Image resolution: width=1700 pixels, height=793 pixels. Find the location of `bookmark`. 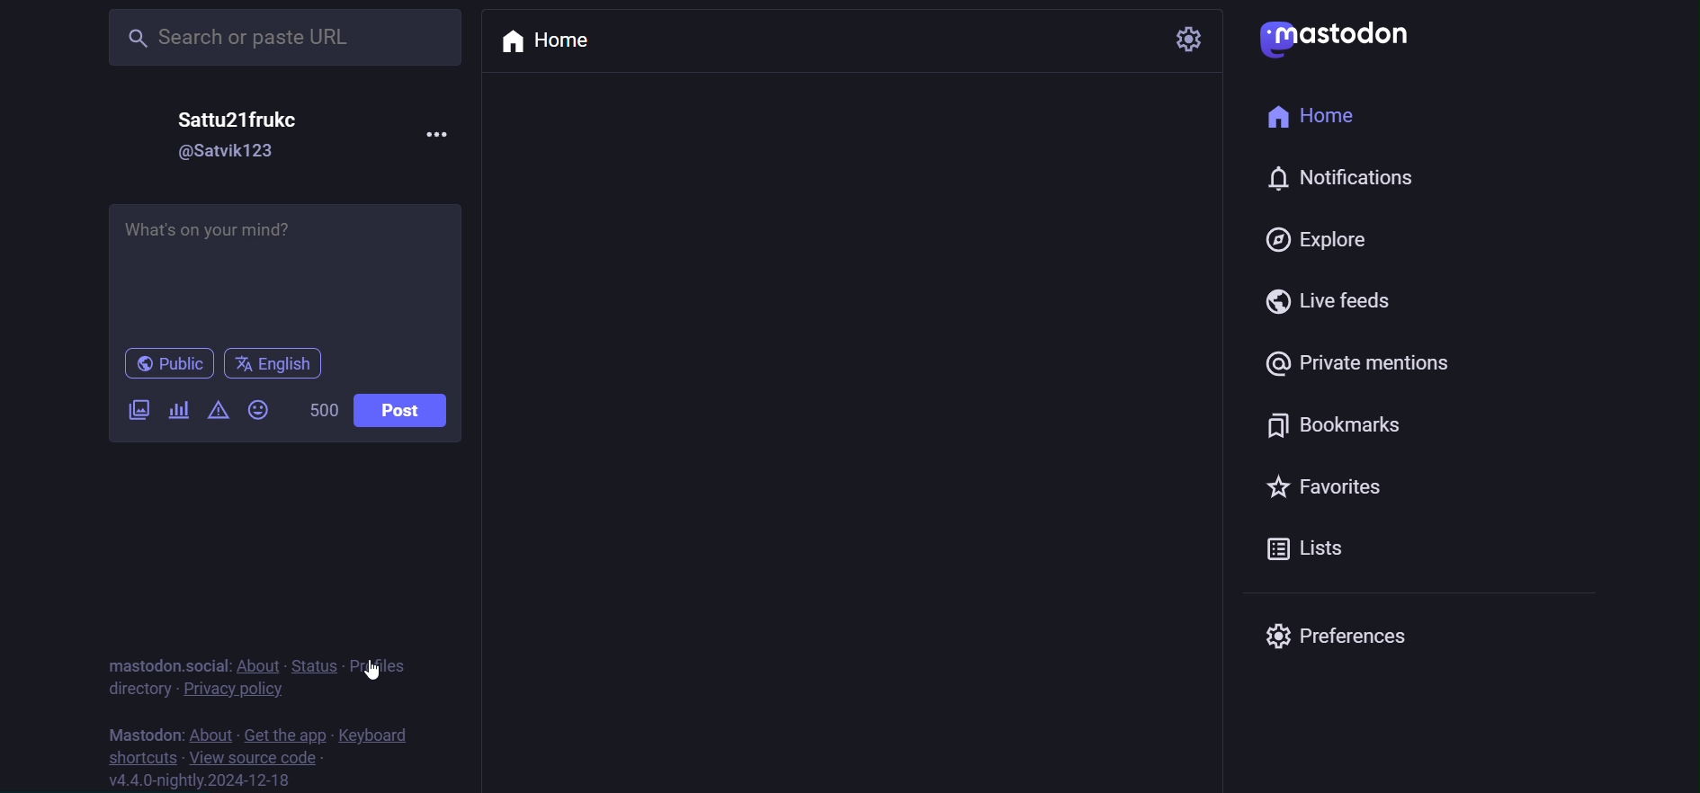

bookmark is located at coordinates (1345, 422).